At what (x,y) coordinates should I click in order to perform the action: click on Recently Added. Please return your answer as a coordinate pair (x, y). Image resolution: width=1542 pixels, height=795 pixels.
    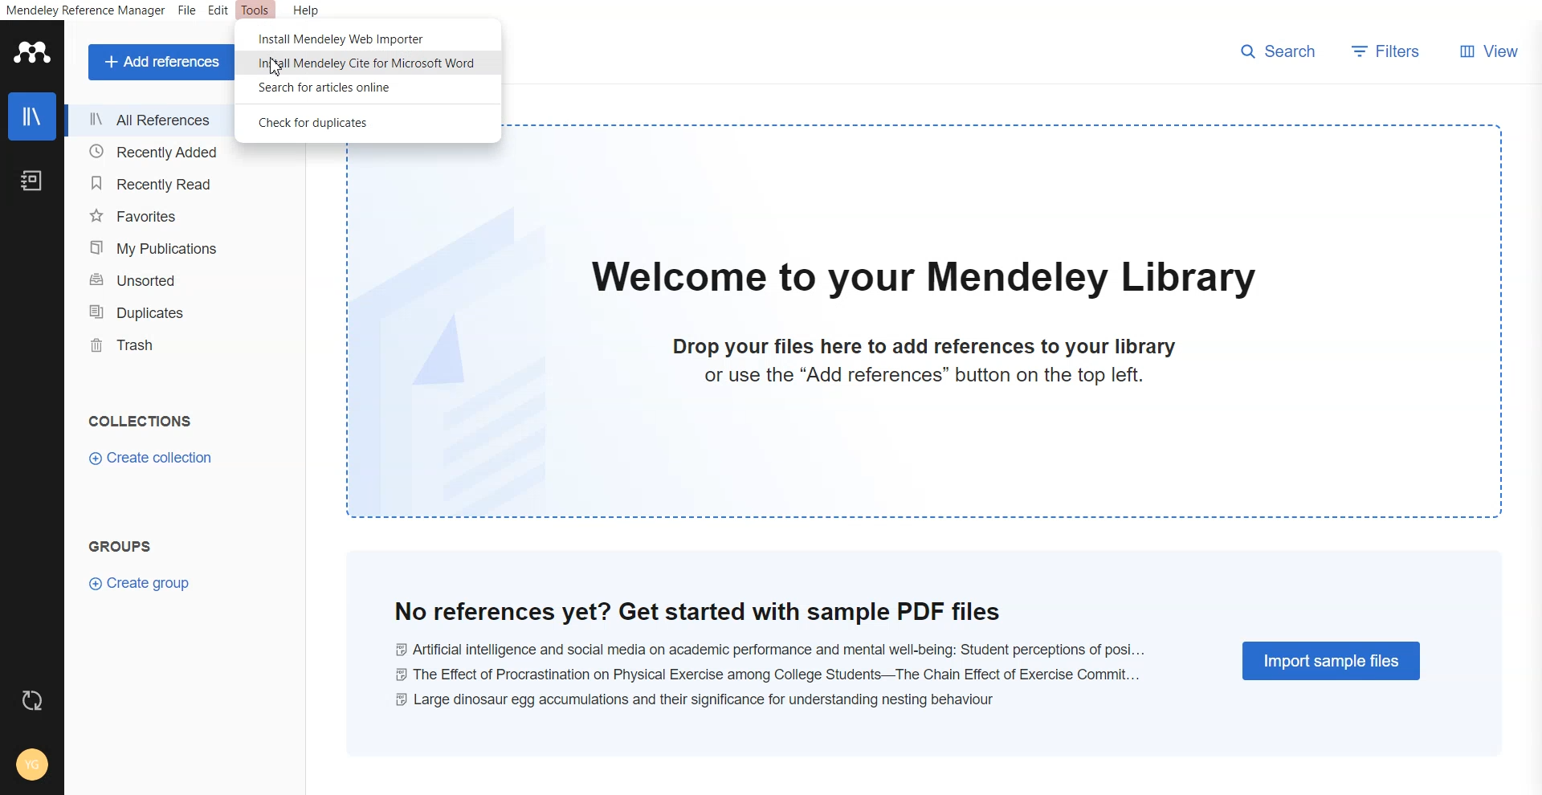
    Looking at the image, I should click on (184, 152).